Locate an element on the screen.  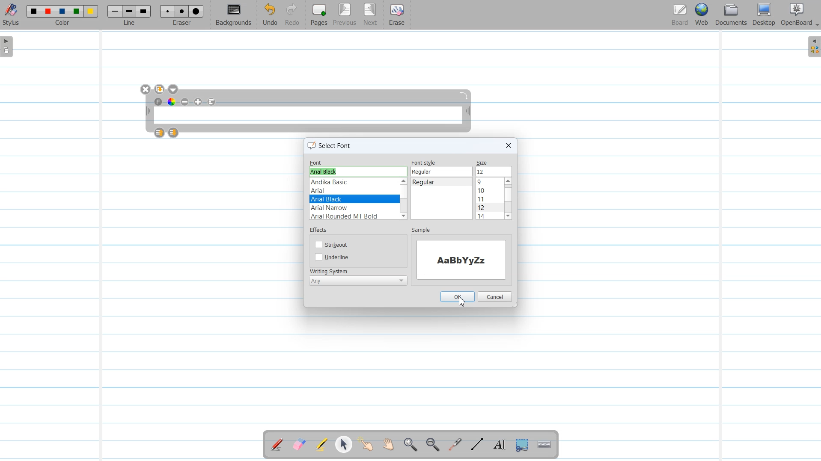
Capture part of the screen is located at coordinates (521, 445).